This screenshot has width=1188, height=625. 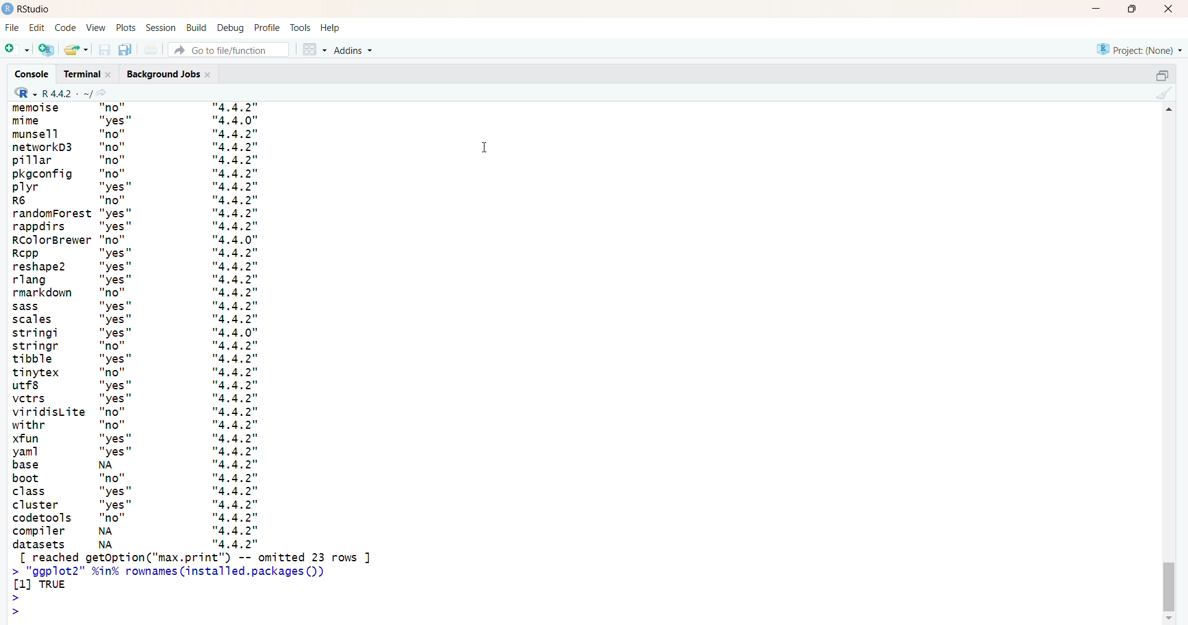 I want to click on debug, so click(x=231, y=28).